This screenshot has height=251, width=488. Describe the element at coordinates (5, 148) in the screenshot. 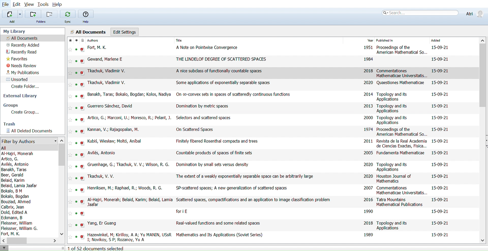

I see `All` at that location.